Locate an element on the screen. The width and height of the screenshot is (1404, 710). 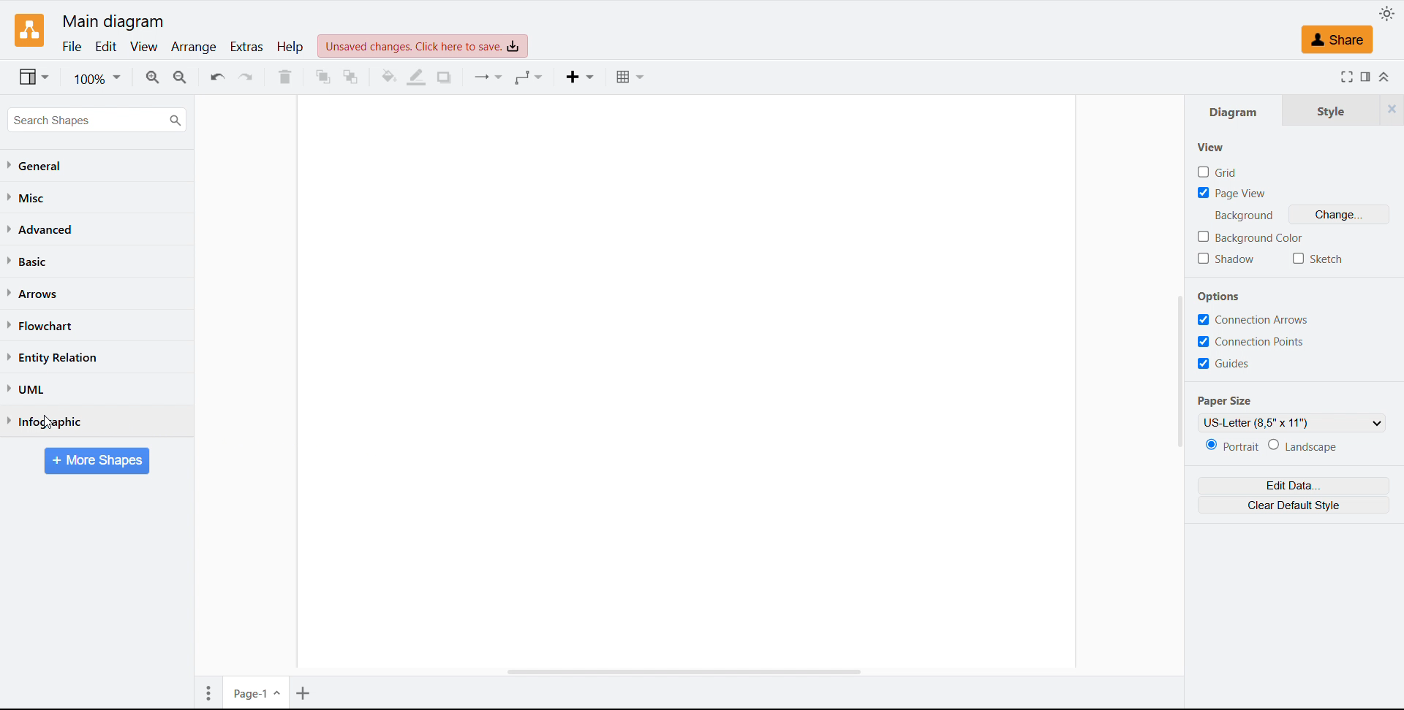
Logo  is located at coordinates (30, 30).